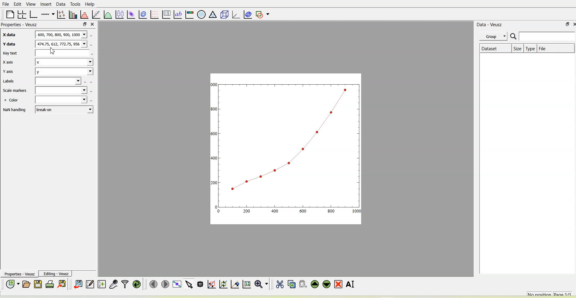 This screenshot has width=576, height=298. What do you see at coordinates (177, 284) in the screenshot?
I see `View plot full screen` at bounding box center [177, 284].